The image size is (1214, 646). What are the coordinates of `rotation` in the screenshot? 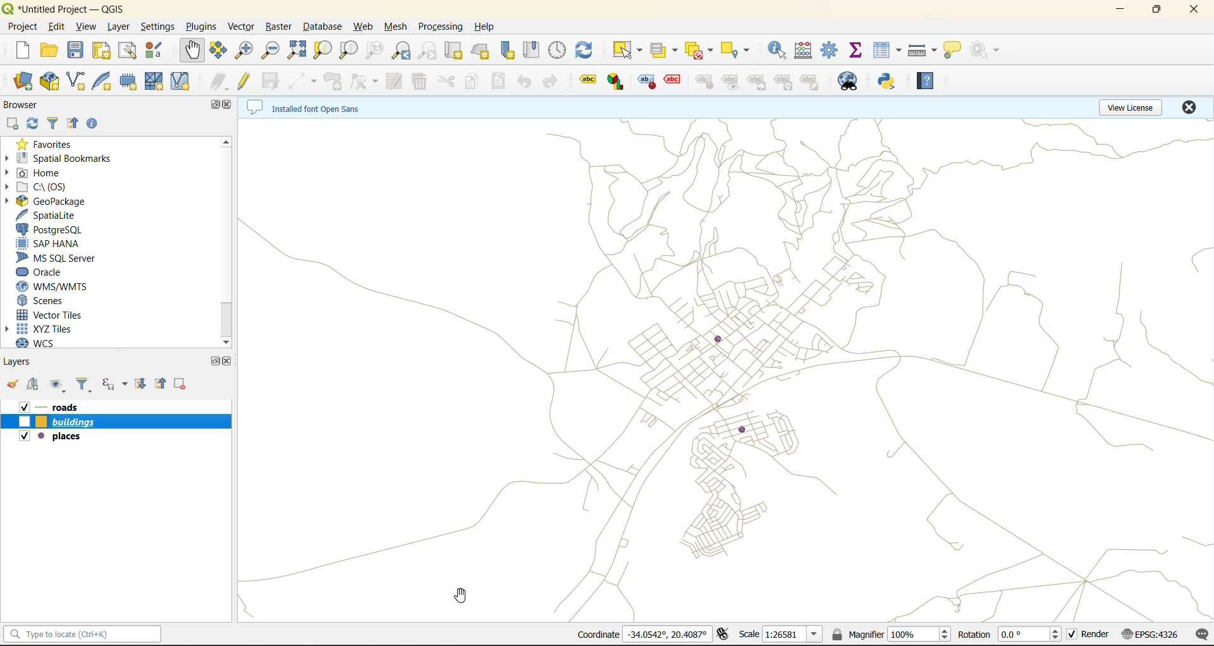 It's located at (1008, 637).